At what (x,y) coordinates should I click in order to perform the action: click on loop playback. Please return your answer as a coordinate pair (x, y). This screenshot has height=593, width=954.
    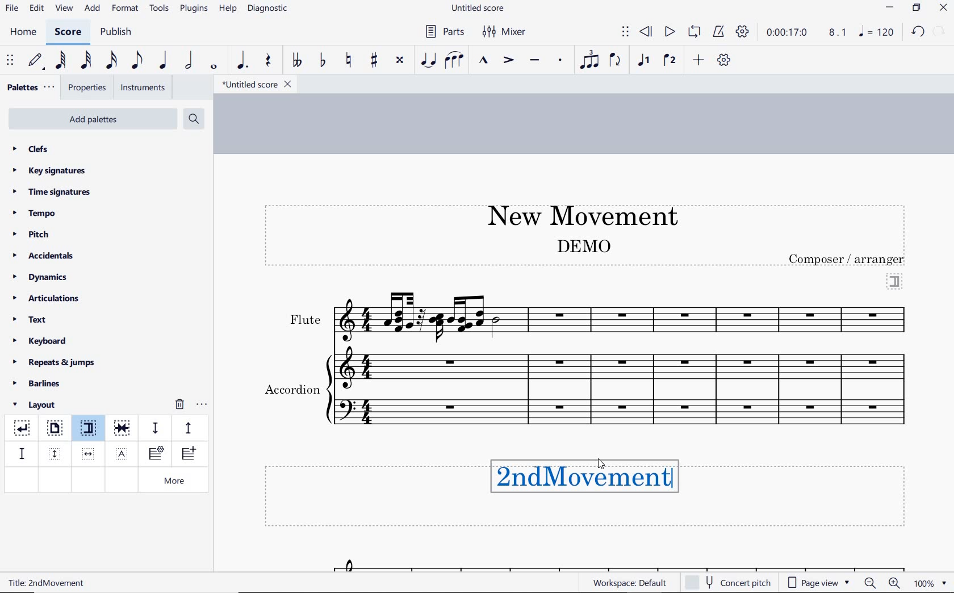
    Looking at the image, I should click on (696, 32).